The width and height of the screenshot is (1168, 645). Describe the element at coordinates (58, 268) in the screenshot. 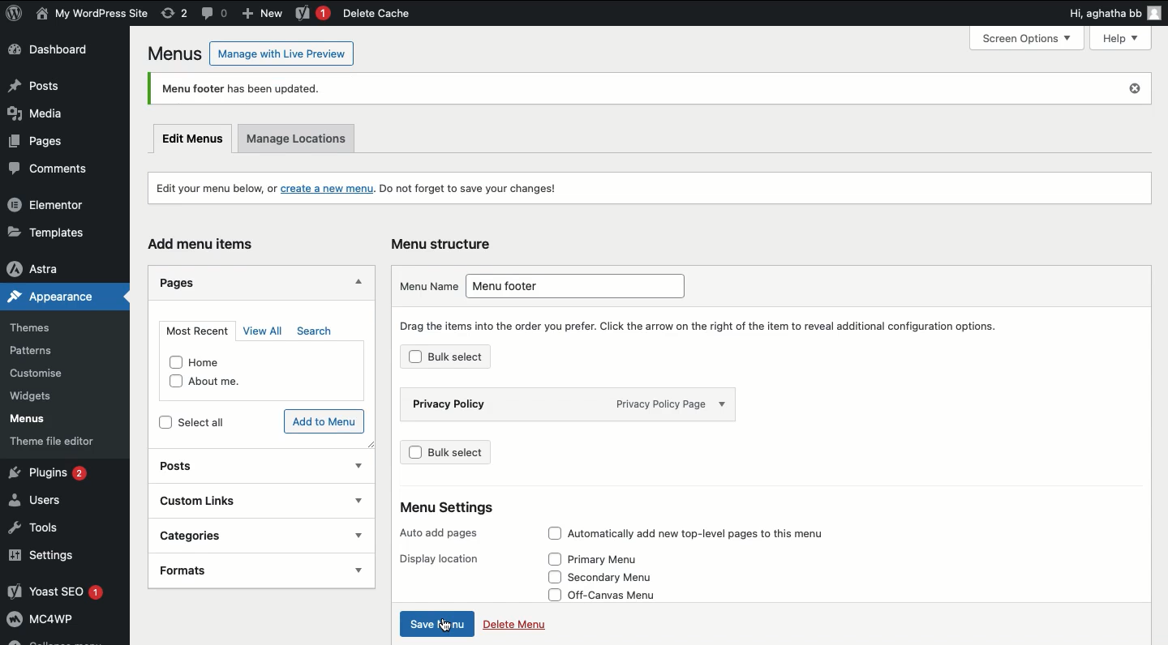

I see `Astra` at that location.